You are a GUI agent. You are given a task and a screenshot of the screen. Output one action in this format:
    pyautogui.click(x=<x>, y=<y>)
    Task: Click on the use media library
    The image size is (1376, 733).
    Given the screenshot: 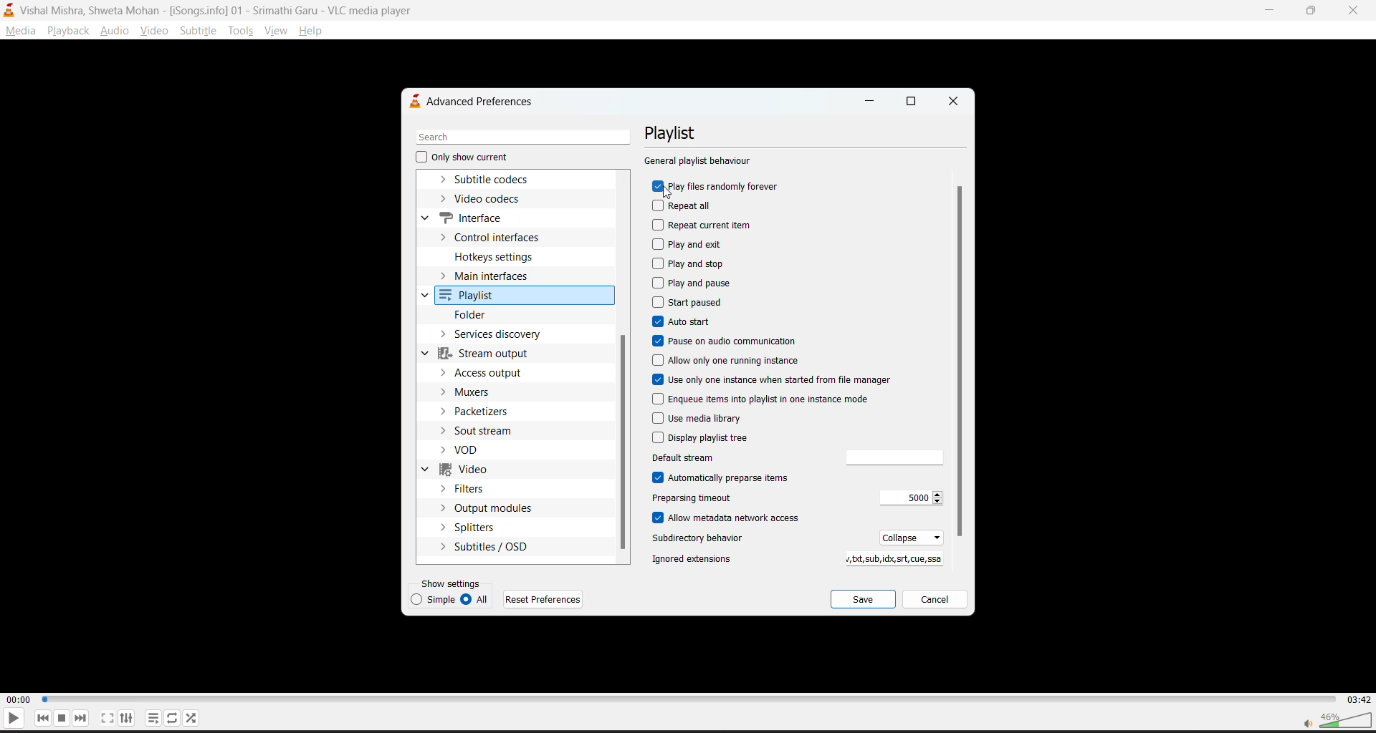 What is the action you would take?
    pyautogui.click(x=698, y=419)
    